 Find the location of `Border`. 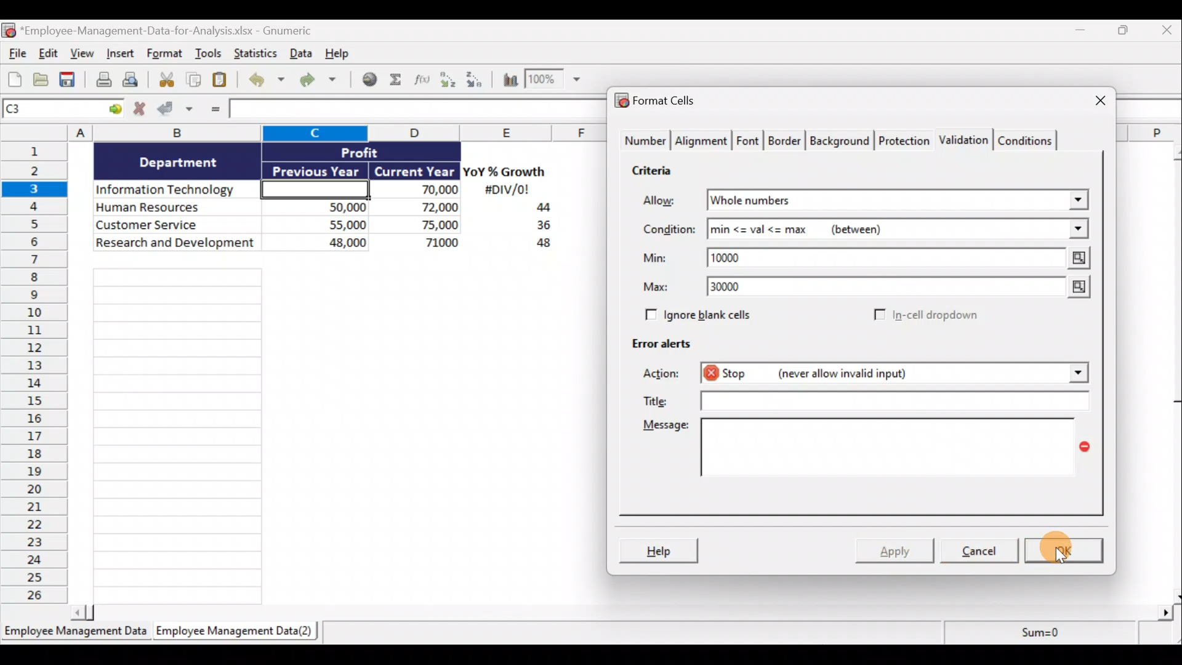

Border is located at coordinates (786, 141).